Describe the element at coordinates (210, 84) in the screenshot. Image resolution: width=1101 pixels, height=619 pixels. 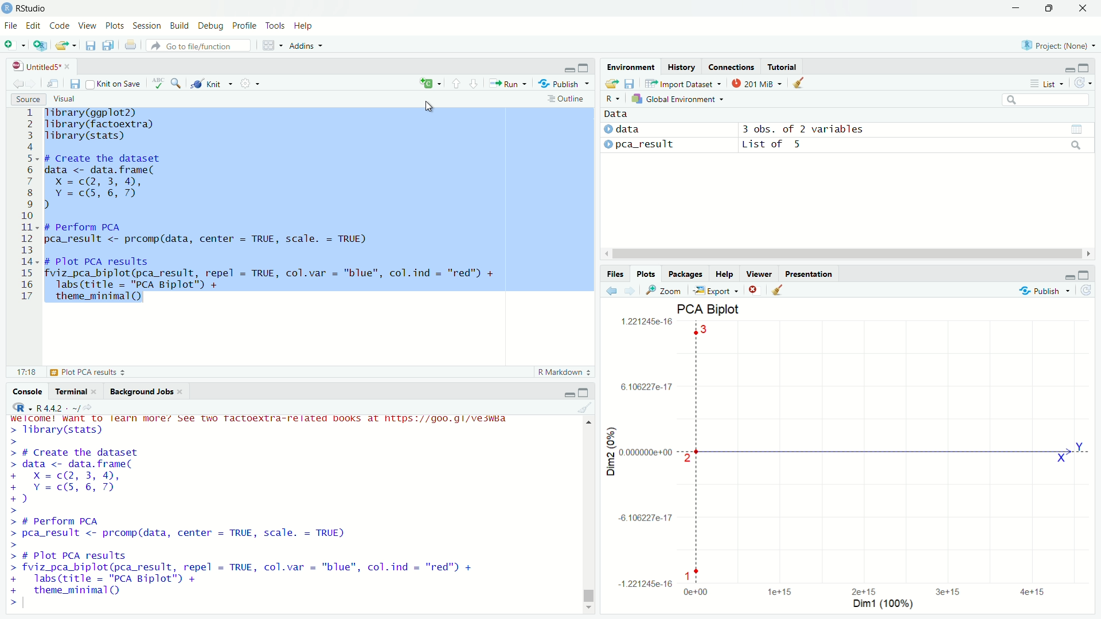
I see `knit` at that location.